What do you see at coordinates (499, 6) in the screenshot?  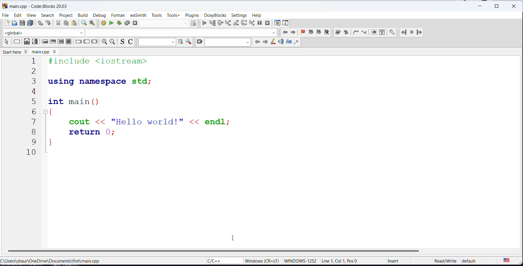 I see `maximize` at bounding box center [499, 6].